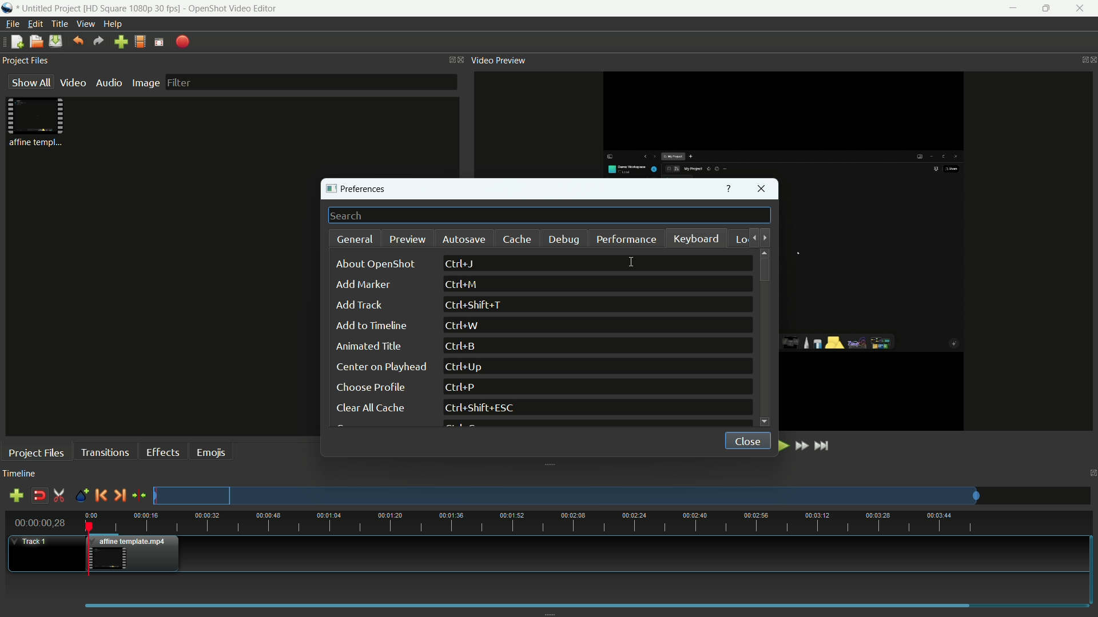 This screenshot has height=617, width=1098. Describe the element at coordinates (183, 42) in the screenshot. I see `export` at that location.